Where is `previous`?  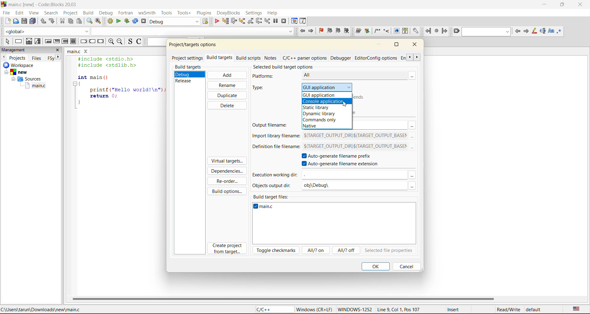
previous is located at coordinates (4, 57).